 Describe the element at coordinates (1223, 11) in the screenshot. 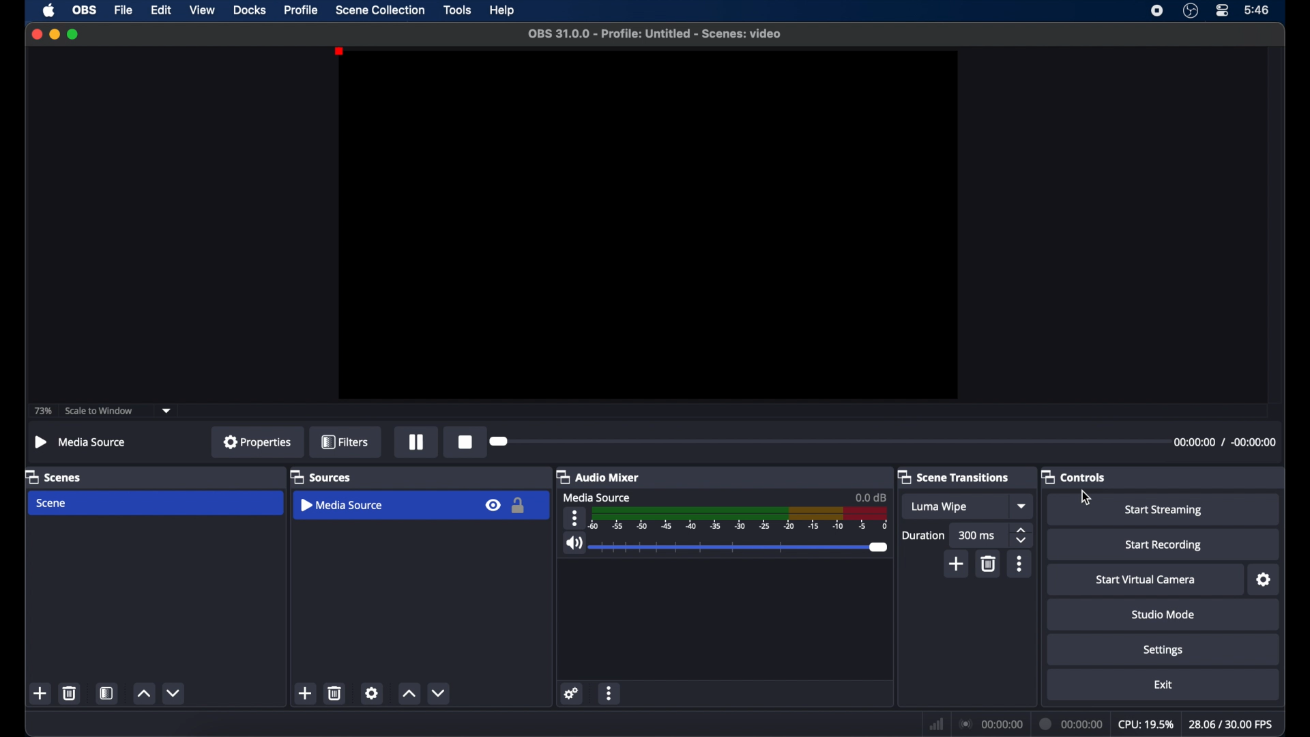

I see `control center` at that location.